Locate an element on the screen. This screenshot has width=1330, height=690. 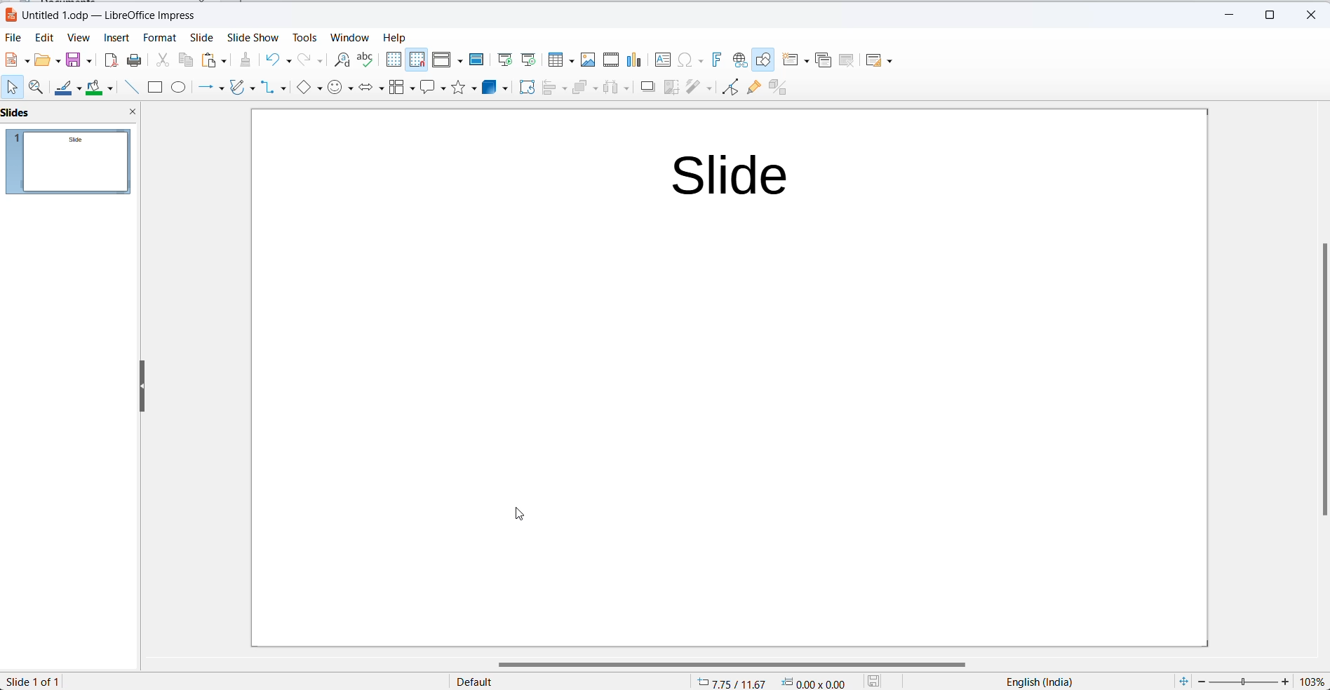
zoom percentage is located at coordinates (1312, 681).